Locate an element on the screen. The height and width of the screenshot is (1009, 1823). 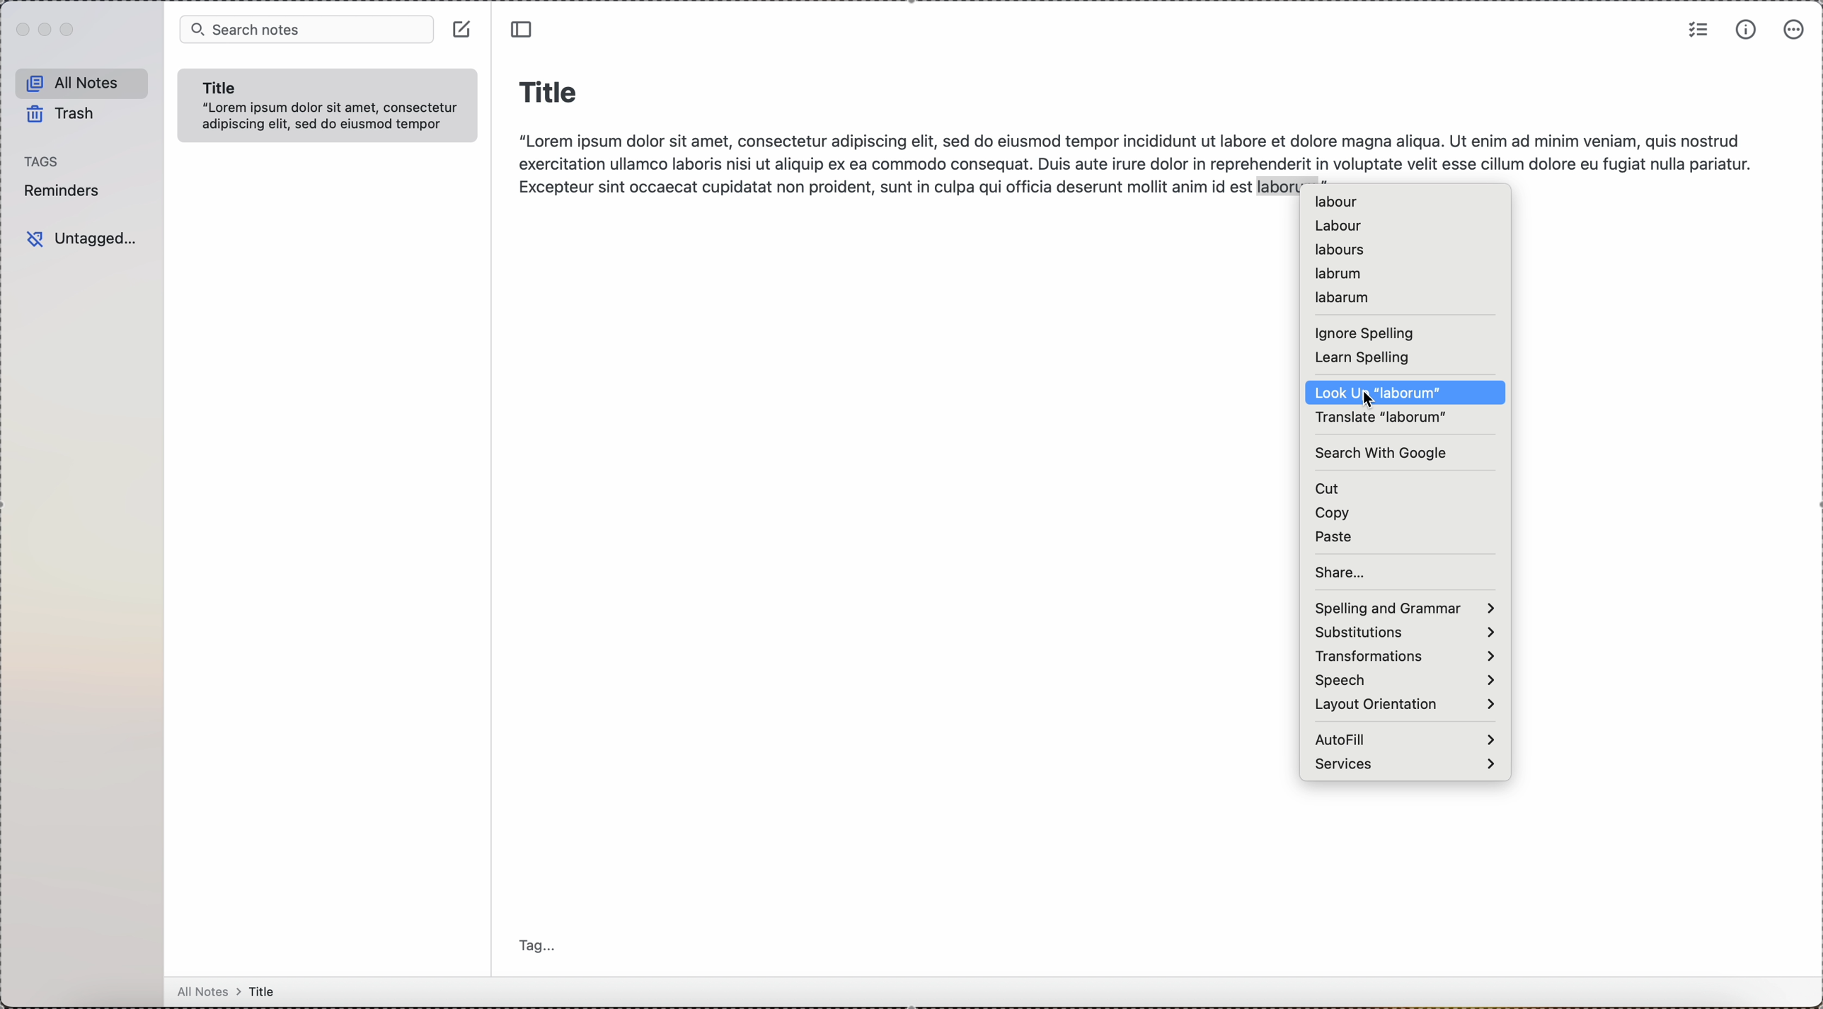
tags is located at coordinates (45, 161).